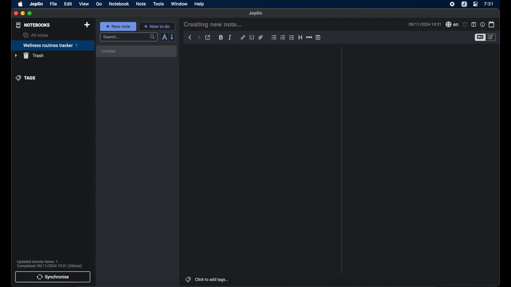 This screenshot has width=511, height=287. Describe the element at coordinates (137, 51) in the screenshot. I see `untitled ` at that location.